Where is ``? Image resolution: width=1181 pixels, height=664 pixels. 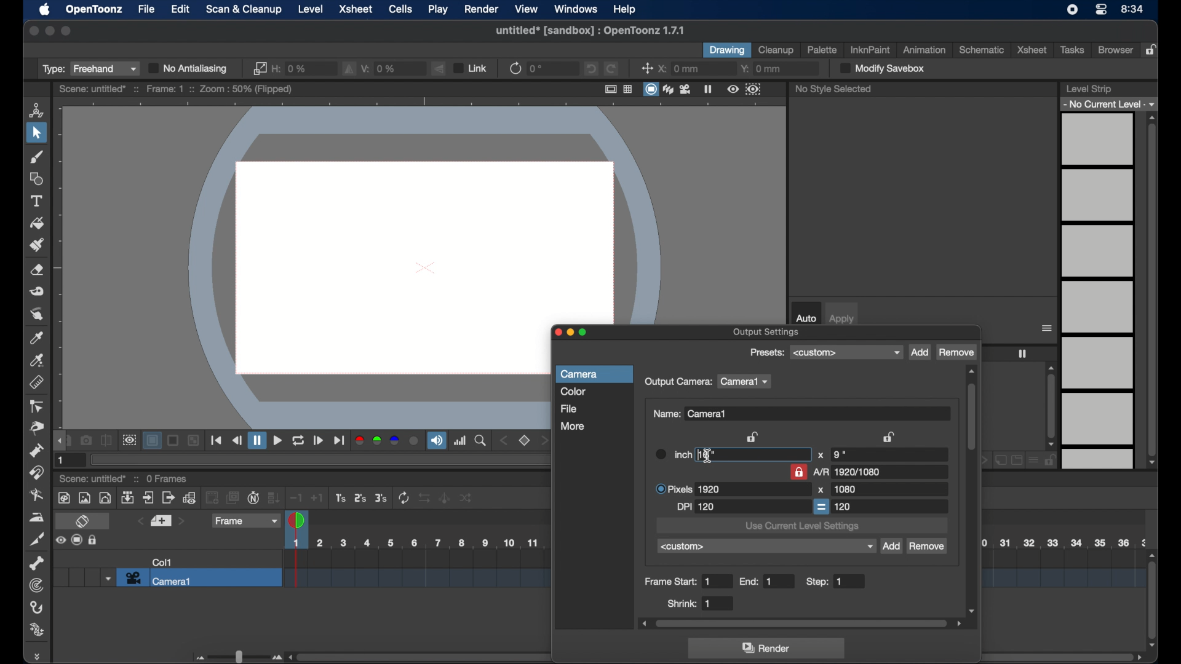  is located at coordinates (279, 442).